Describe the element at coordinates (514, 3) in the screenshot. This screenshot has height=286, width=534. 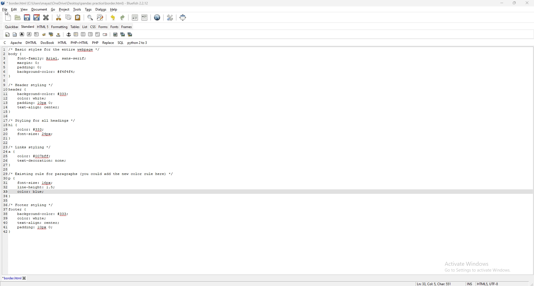
I see `resize` at that location.